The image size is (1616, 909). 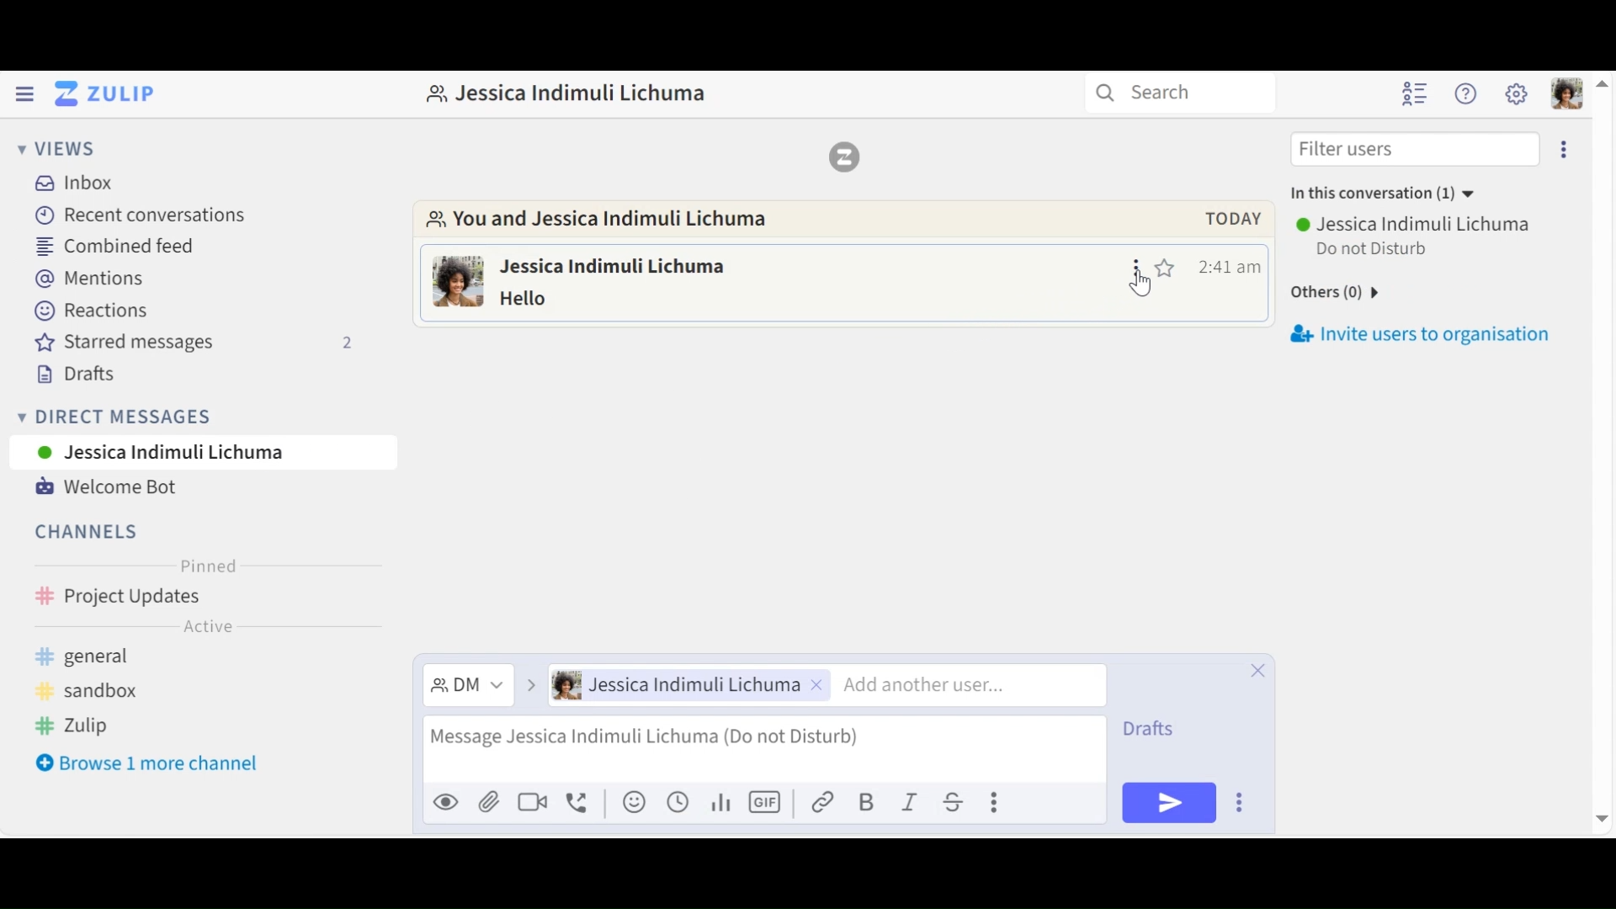 What do you see at coordinates (637, 264) in the screenshot?
I see `user name` at bounding box center [637, 264].